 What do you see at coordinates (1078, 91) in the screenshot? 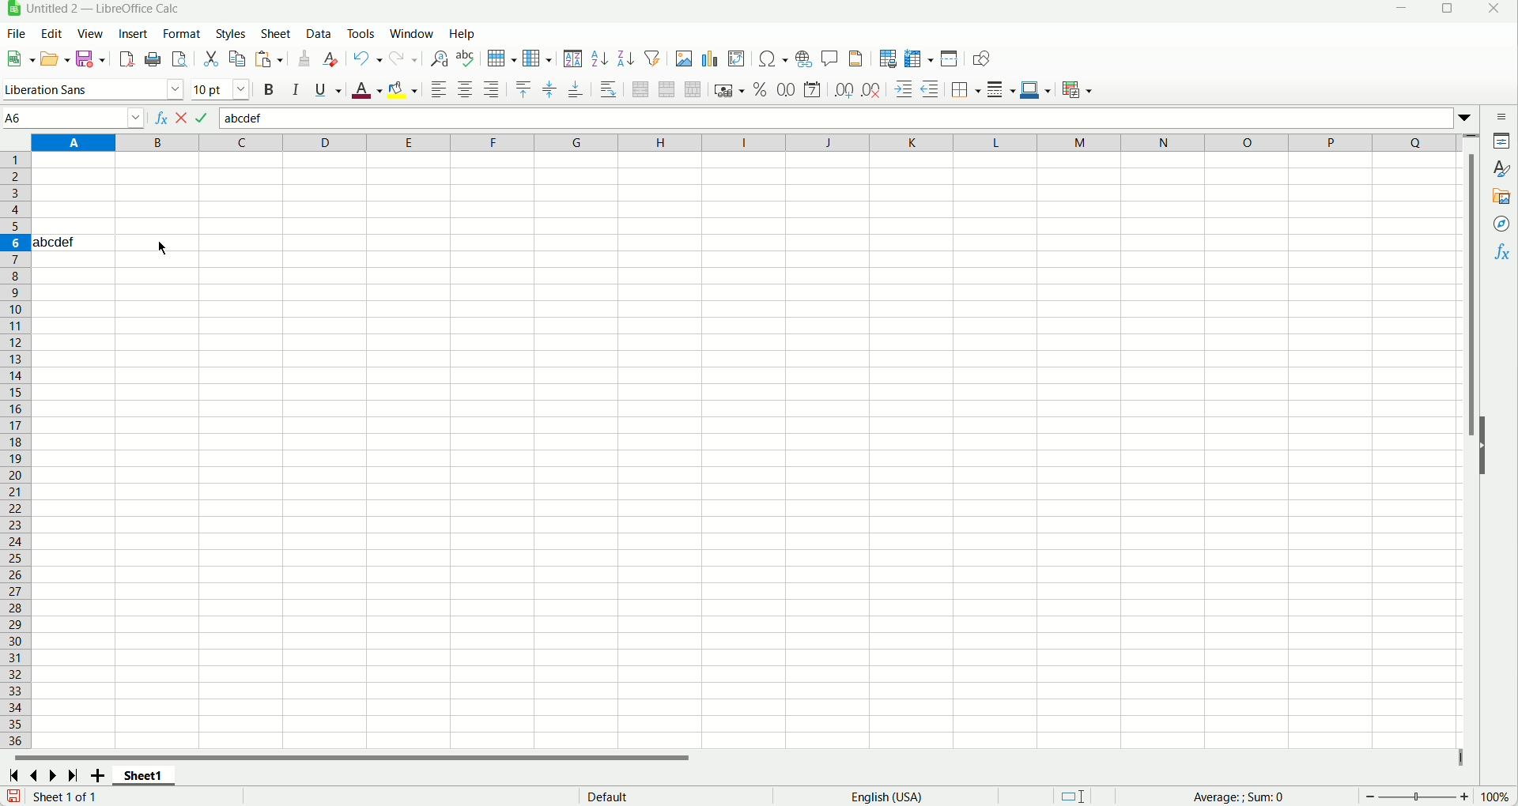
I see `conditional` at bounding box center [1078, 91].